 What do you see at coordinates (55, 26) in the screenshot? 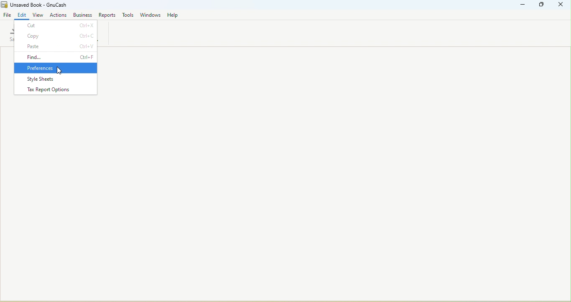
I see `Cut` at bounding box center [55, 26].